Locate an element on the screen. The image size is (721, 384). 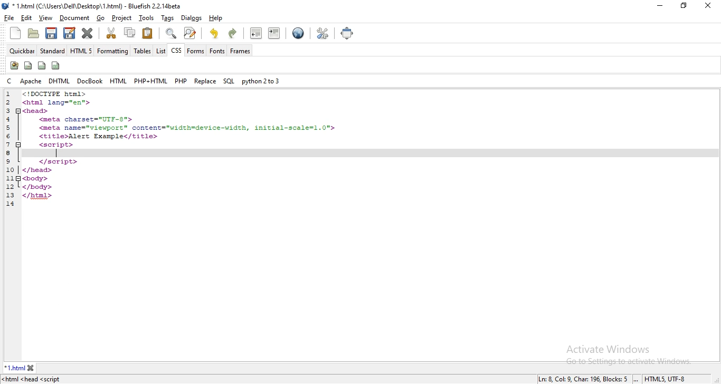
replace is located at coordinates (205, 81).